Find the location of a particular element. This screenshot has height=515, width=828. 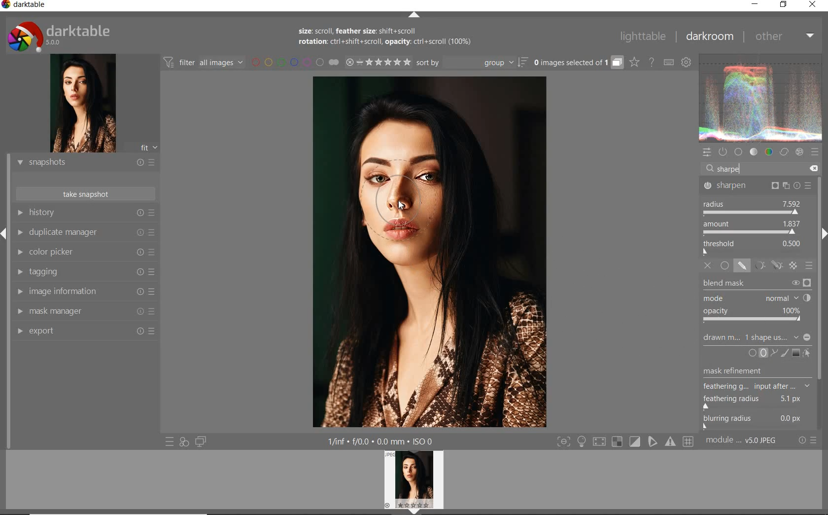

INPUT VALUE is located at coordinates (732, 169).